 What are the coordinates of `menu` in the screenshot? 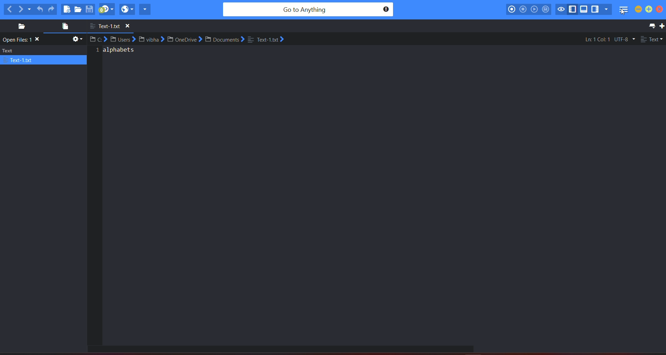 It's located at (623, 10).